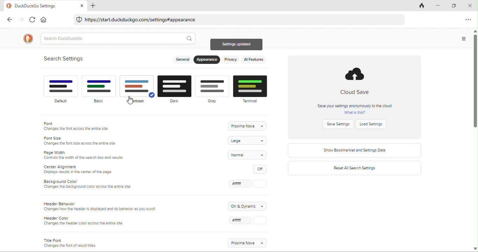  Describe the element at coordinates (247, 222) in the screenshot. I see `161616` at that location.